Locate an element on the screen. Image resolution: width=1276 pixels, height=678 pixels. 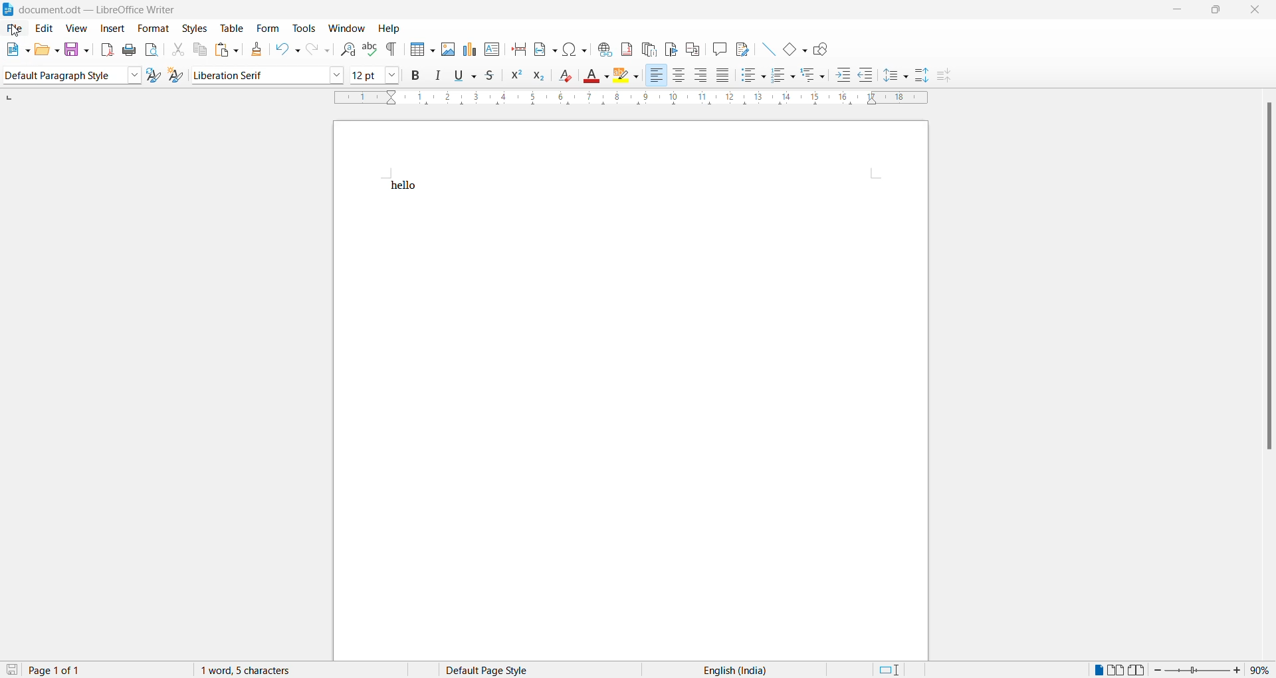
1 word, 5 characters is located at coordinates (278, 670).